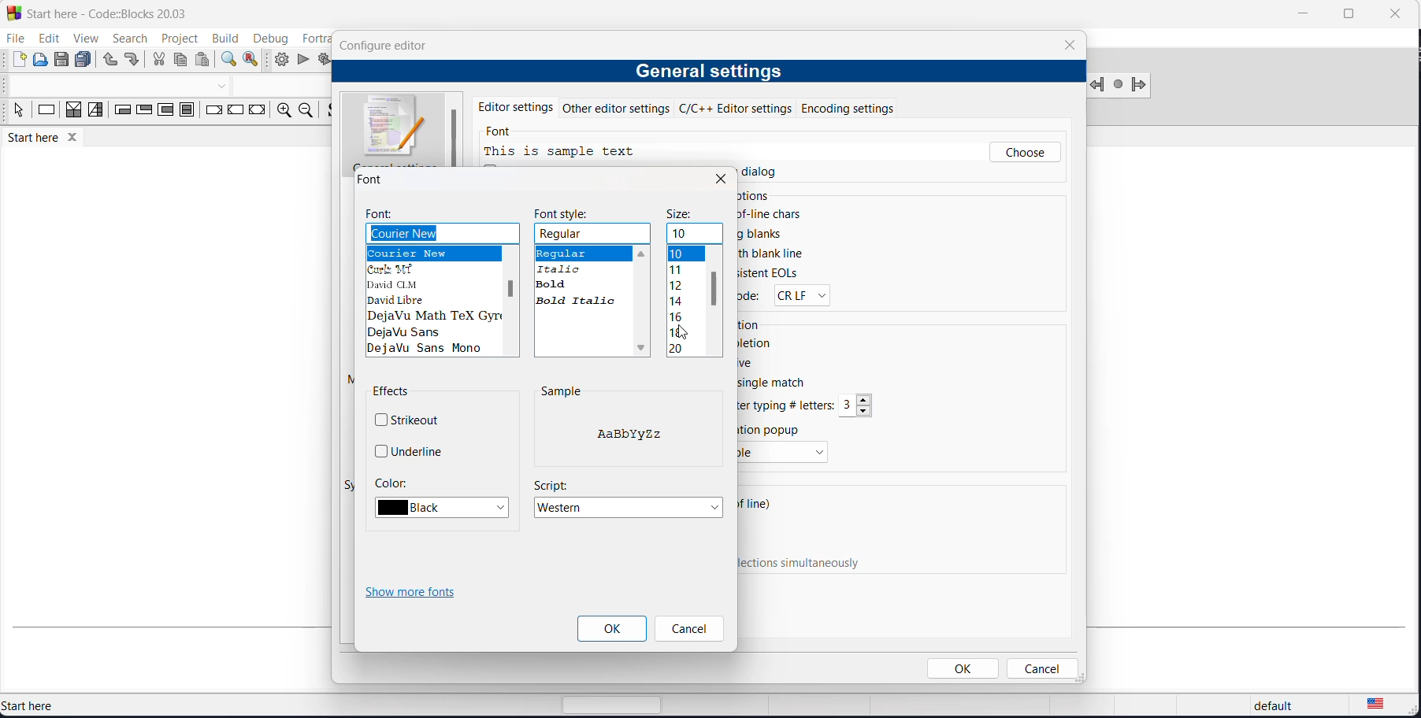 This screenshot has height=718, width=1421. What do you see at coordinates (124, 39) in the screenshot?
I see `search` at bounding box center [124, 39].